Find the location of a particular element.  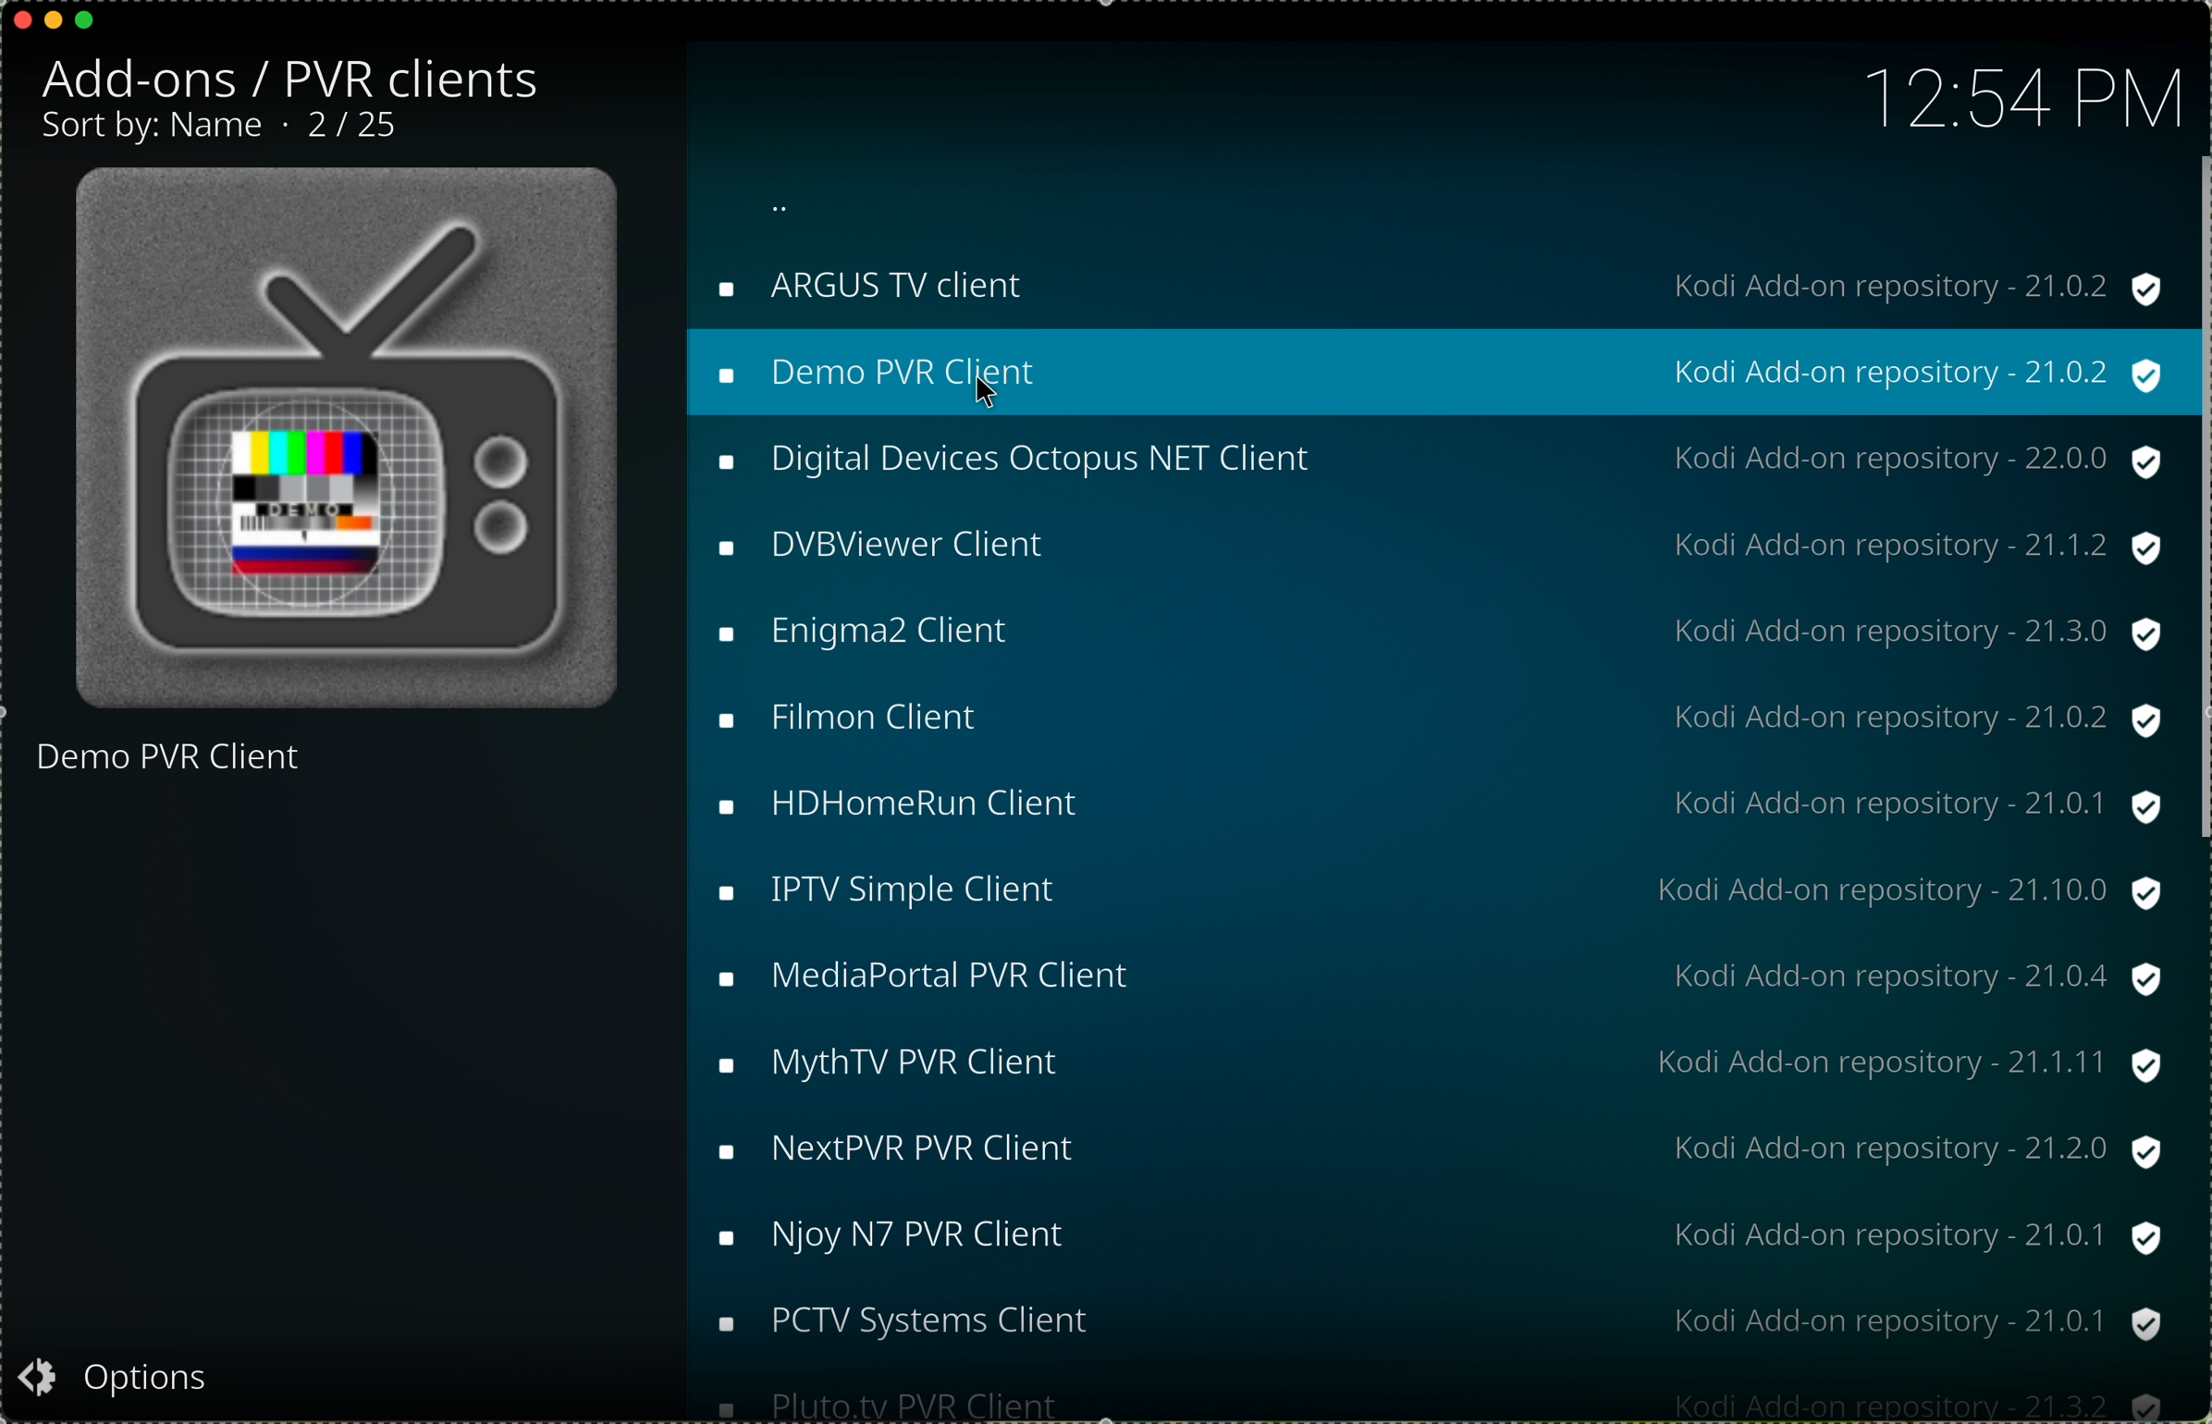

minimize is located at coordinates (54, 28).